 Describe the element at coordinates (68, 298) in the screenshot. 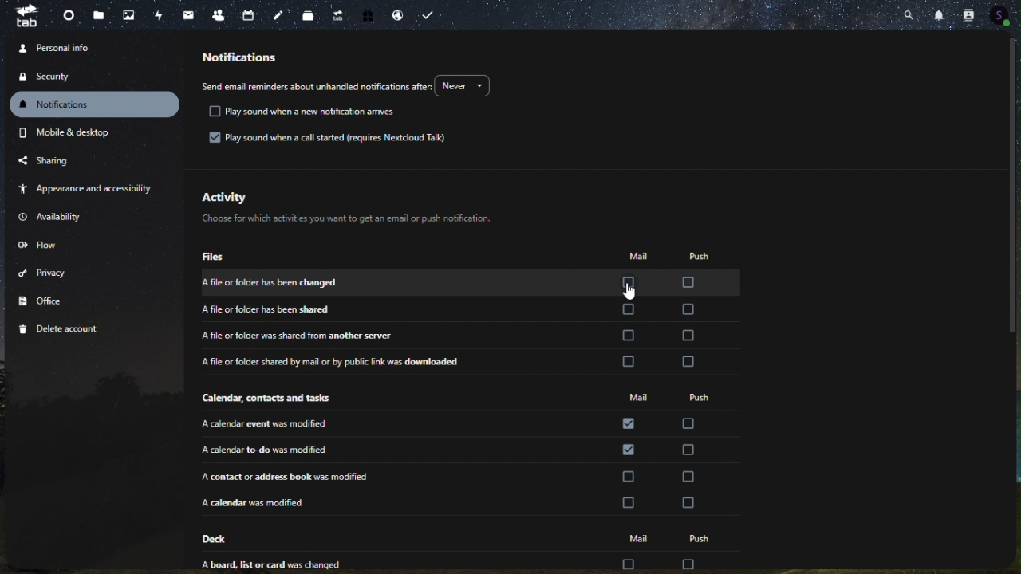

I see `office` at that location.